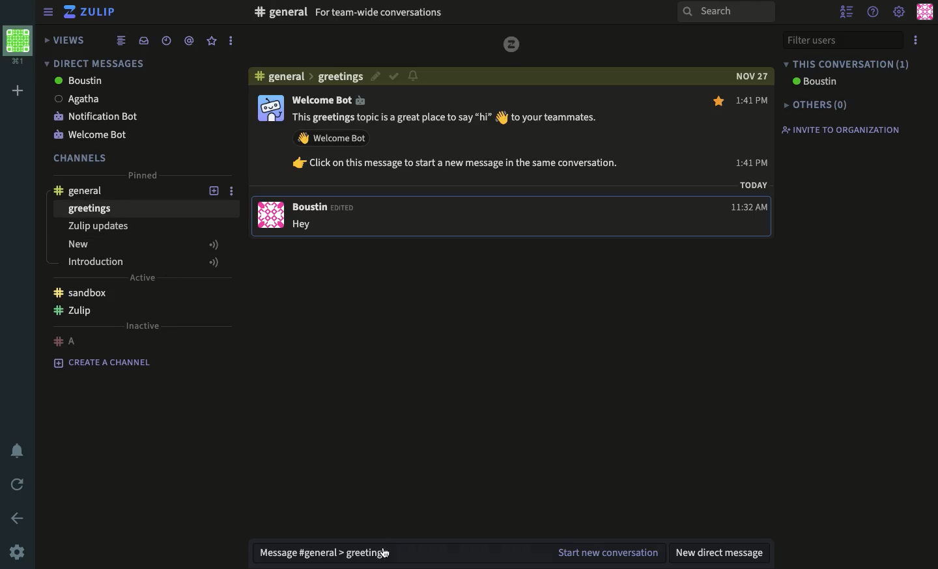  Describe the element at coordinates (90, 12) in the screenshot. I see `Zulip` at that location.